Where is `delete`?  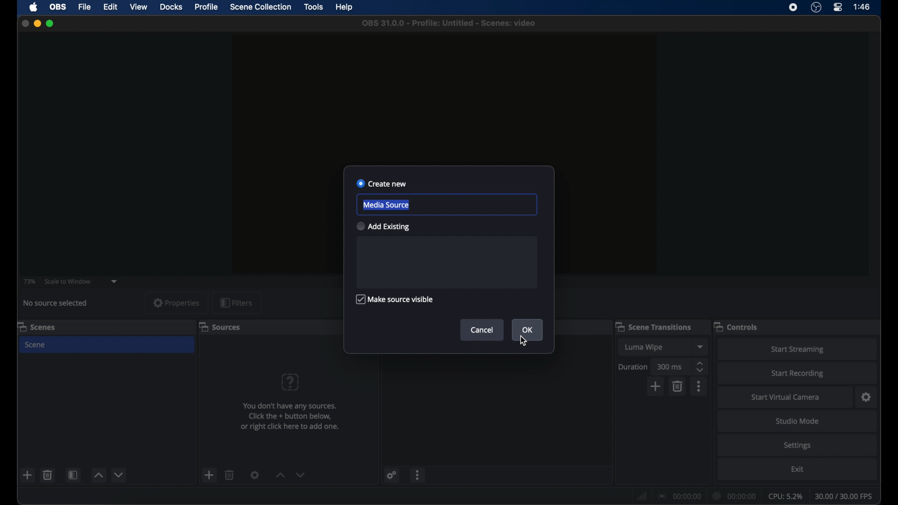
delete is located at coordinates (678, 386).